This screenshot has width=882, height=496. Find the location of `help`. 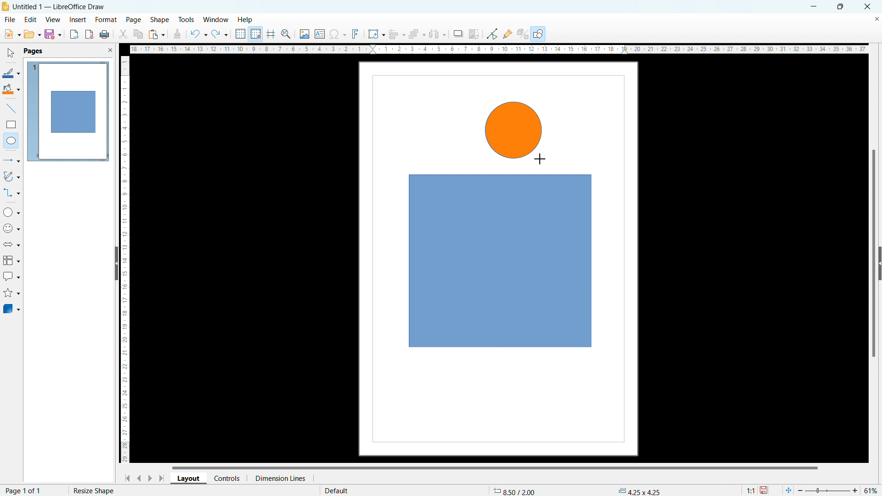

help is located at coordinates (246, 20).